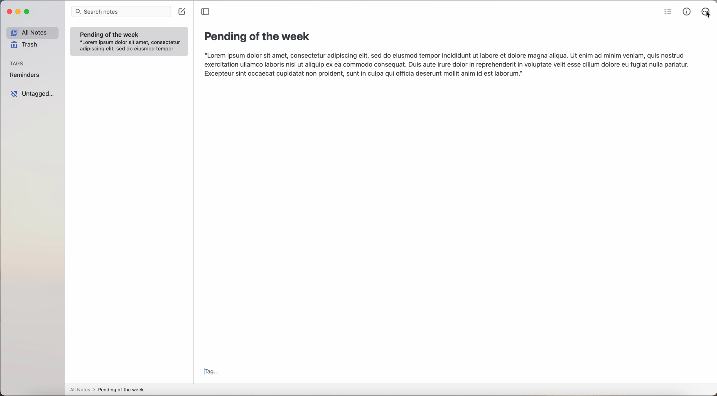 The width and height of the screenshot is (717, 396). Describe the element at coordinates (705, 9) in the screenshot. I see `more options` at that location.